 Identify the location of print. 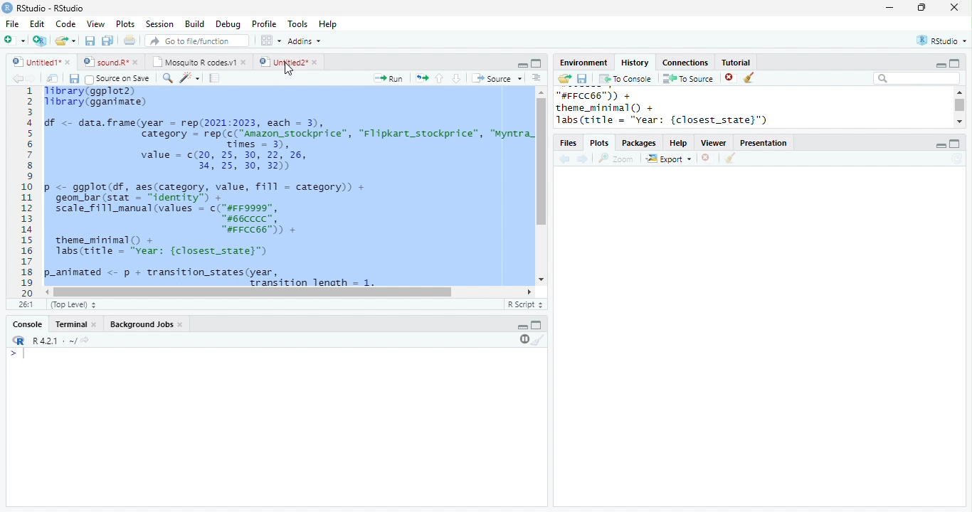
(129, 40).